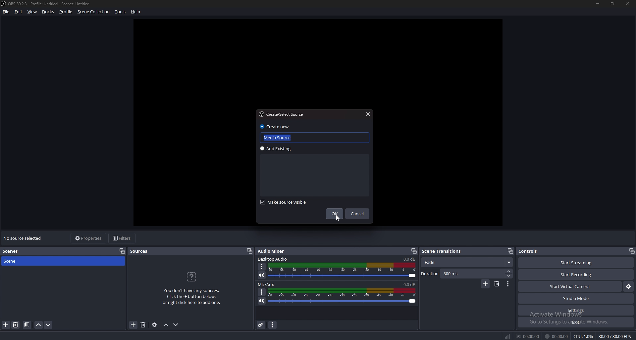 This screenshot has width=636, height=340. I want to click on Properties, so click(88, 238).